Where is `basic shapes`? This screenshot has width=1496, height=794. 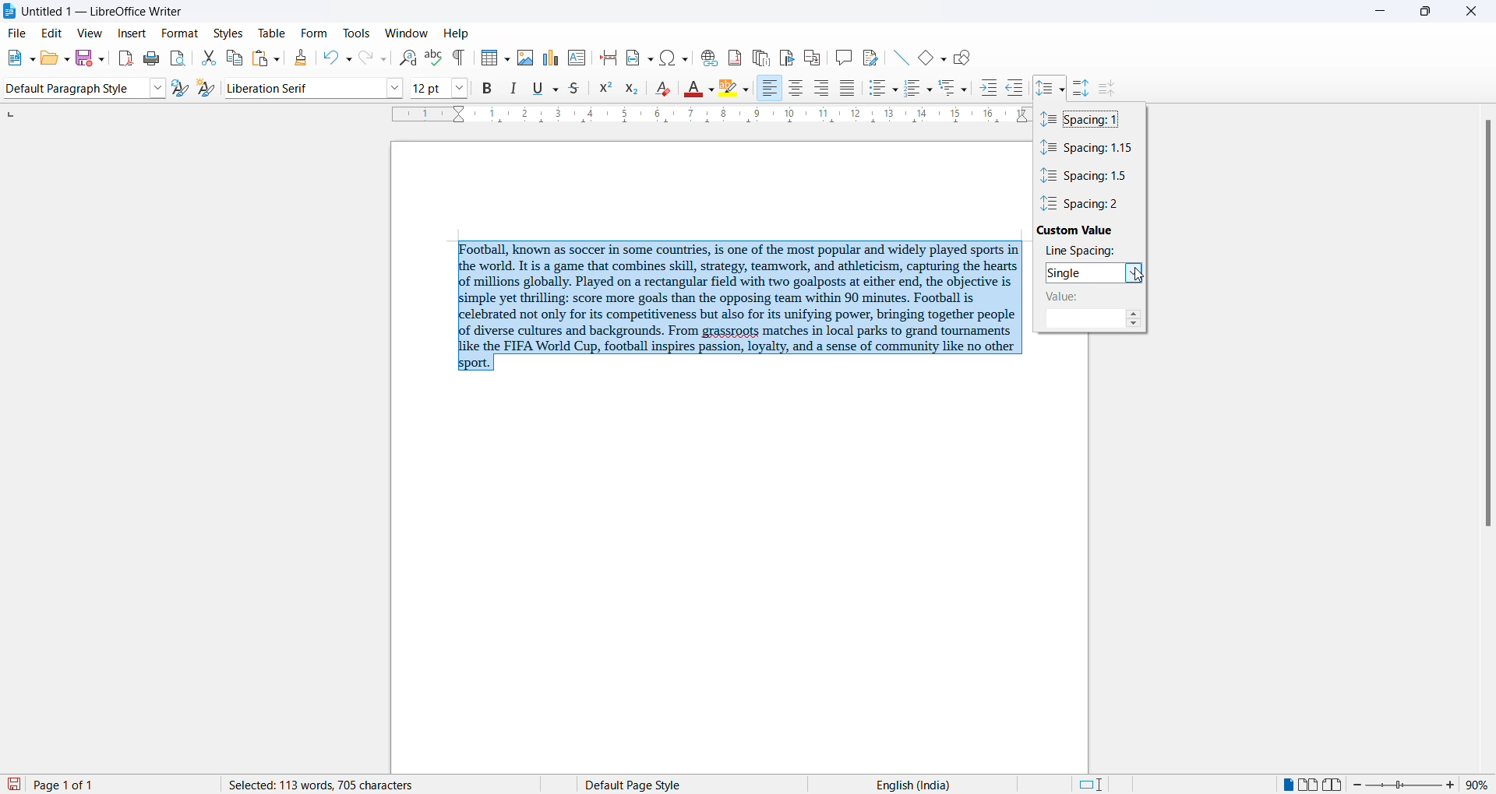
basic shapes is located at coordinates (923, 59).